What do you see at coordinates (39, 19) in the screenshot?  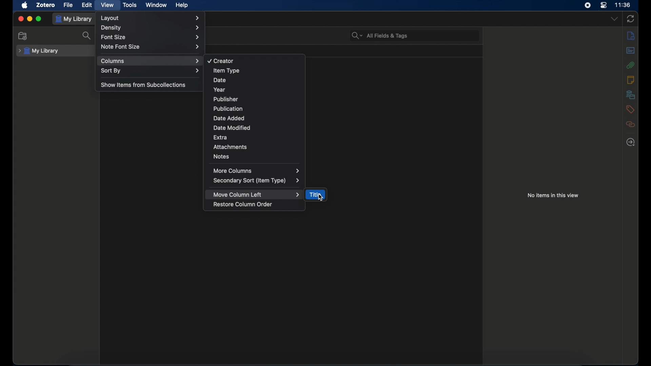 I see `maximize` at bounding box center [39, 19].